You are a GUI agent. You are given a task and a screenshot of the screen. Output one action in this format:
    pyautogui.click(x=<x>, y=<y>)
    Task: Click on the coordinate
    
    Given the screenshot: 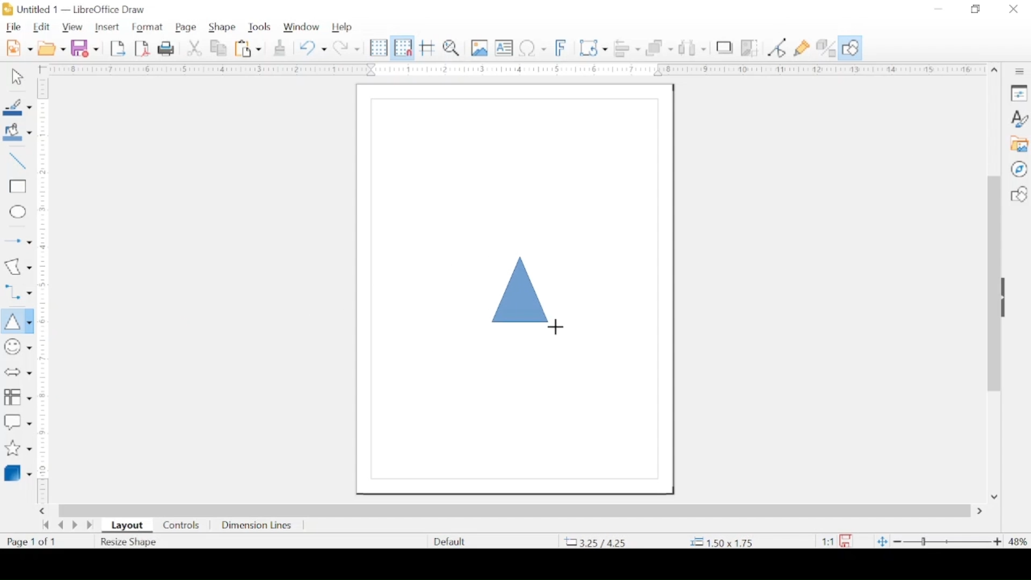 What is the action you would take?
    pyautogui.click(x=722, y=542)
    